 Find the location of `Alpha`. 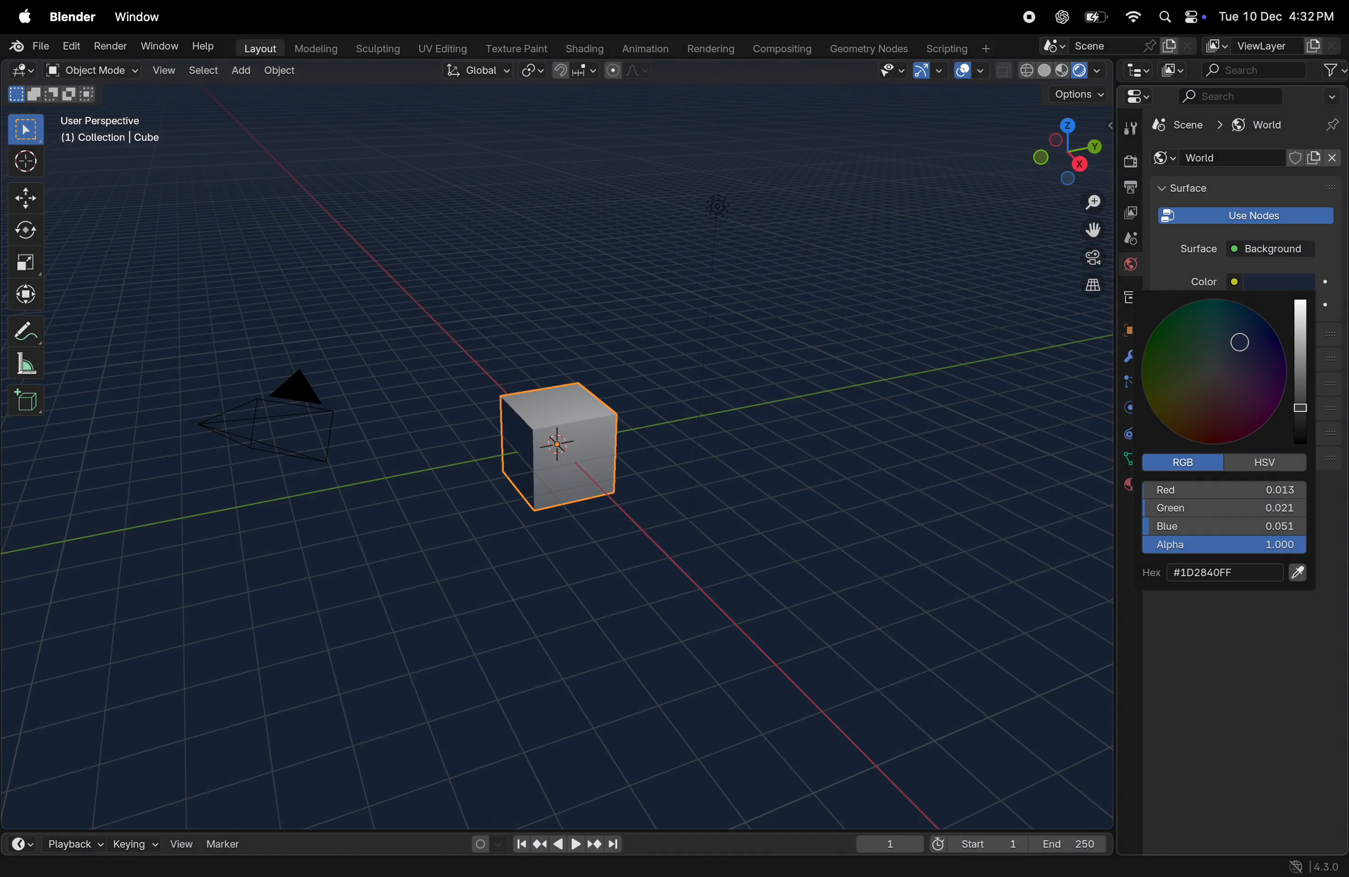

Alpha is located at coordinates (1223, 547).